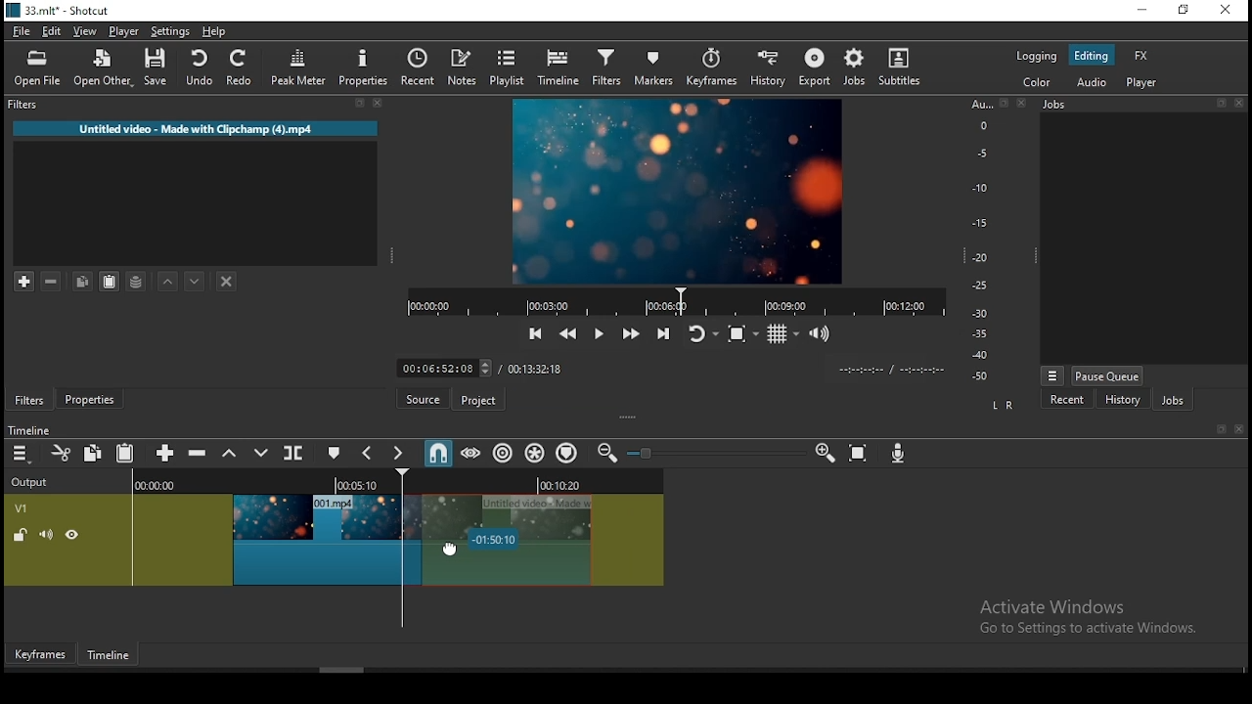  Describe the element at coordinates (202, 280) in the screenshot. I see `move filter down` at that location.